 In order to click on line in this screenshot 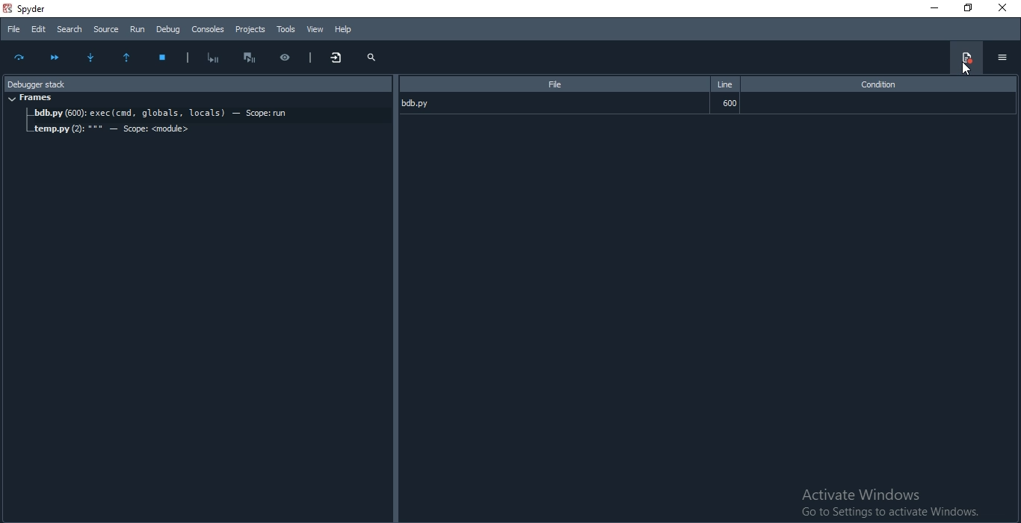, I will do `click(725, 82)`.